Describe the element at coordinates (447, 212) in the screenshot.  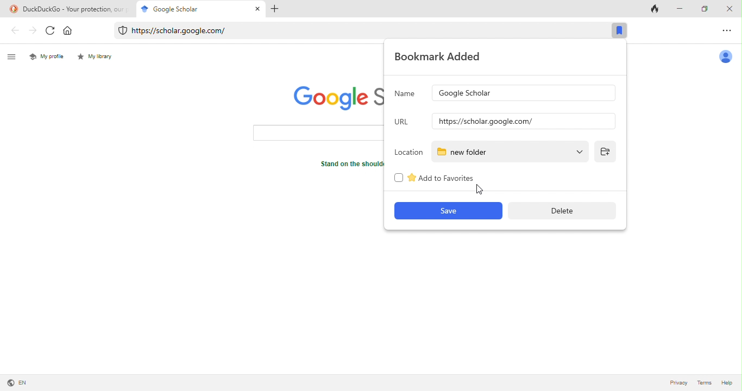
I see `save` at that location.